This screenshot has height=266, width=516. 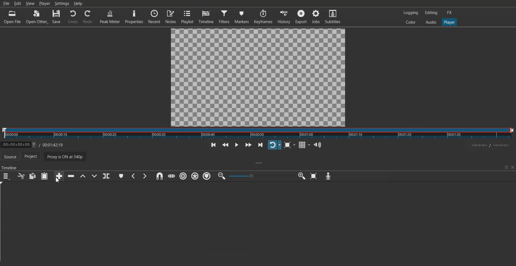 I want to click on Paste, so click(x=44, y=176).